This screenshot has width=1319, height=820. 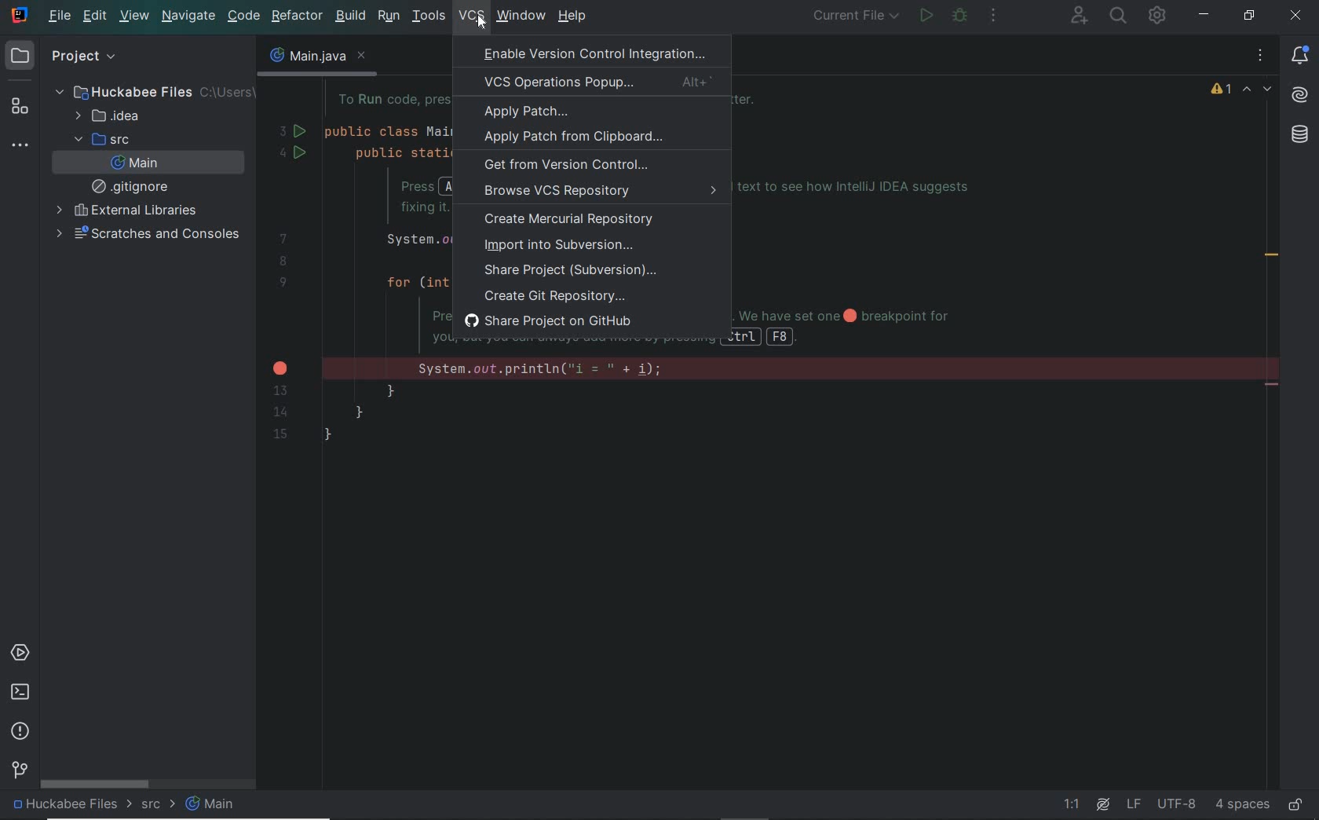 I want to click on file, so click(x=60, y=18).